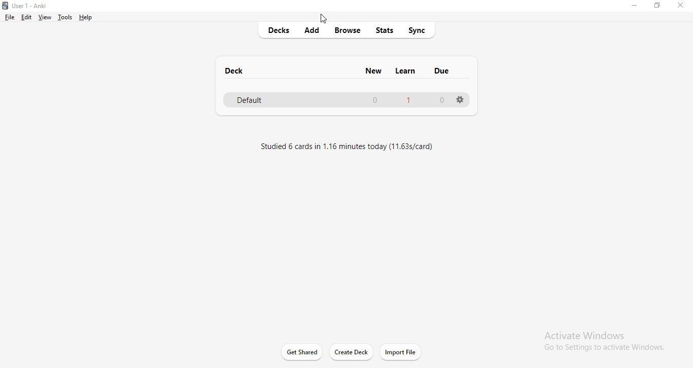 Image resolution: width=693 pixels, height=368 pixels. I want to click on help, so click(86, 18).